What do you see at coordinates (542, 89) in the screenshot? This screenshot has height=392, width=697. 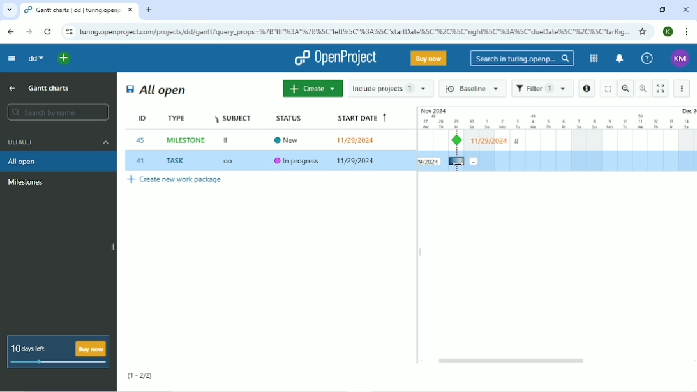 I see `Filter` at bounding box center [542, 89].